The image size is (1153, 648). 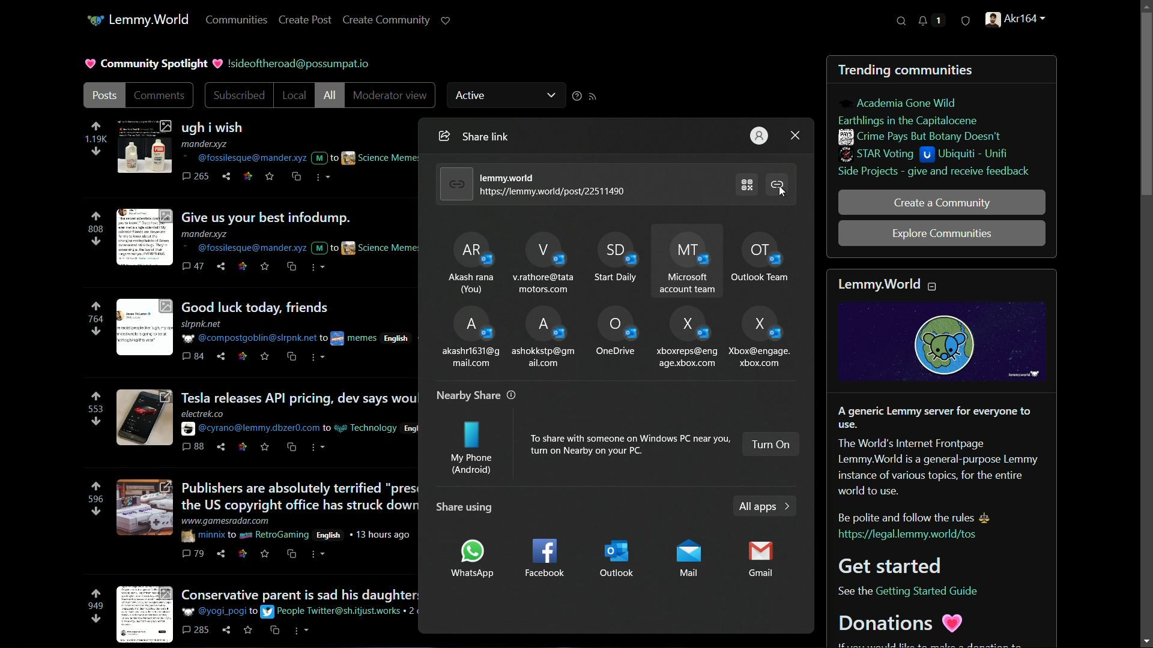 I want to click on save, so click(x=264, y=448).